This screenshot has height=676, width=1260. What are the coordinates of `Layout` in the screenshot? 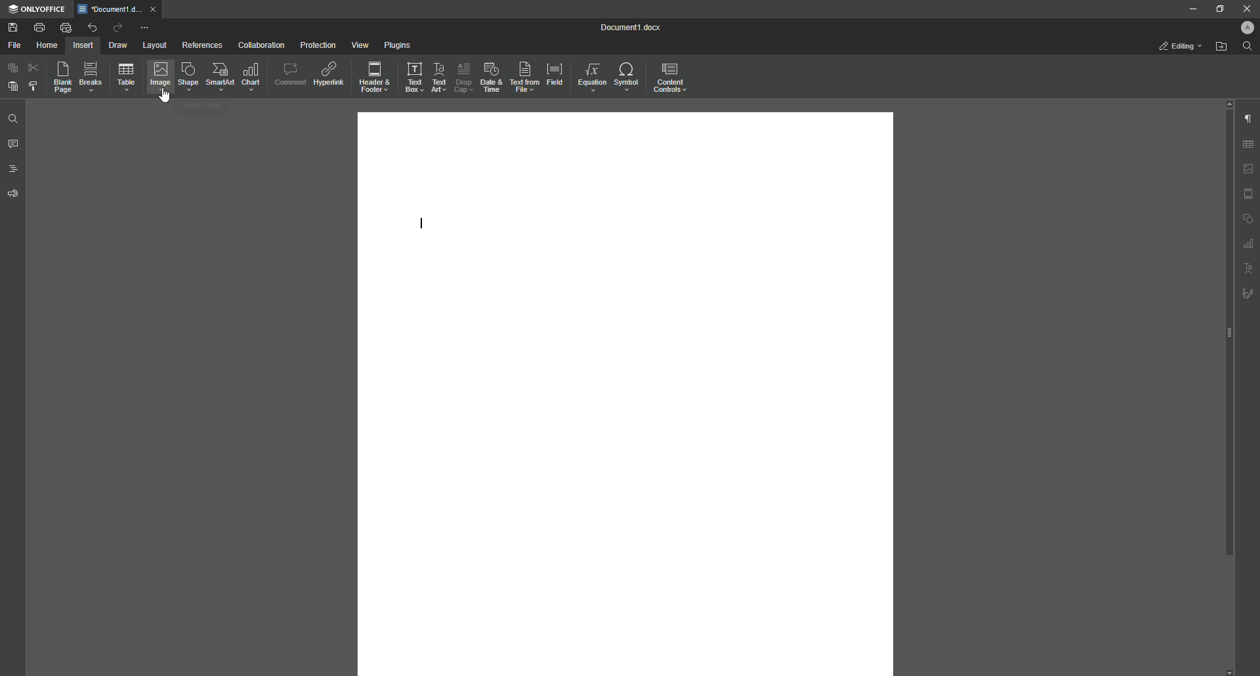 It's located at (152, 45).